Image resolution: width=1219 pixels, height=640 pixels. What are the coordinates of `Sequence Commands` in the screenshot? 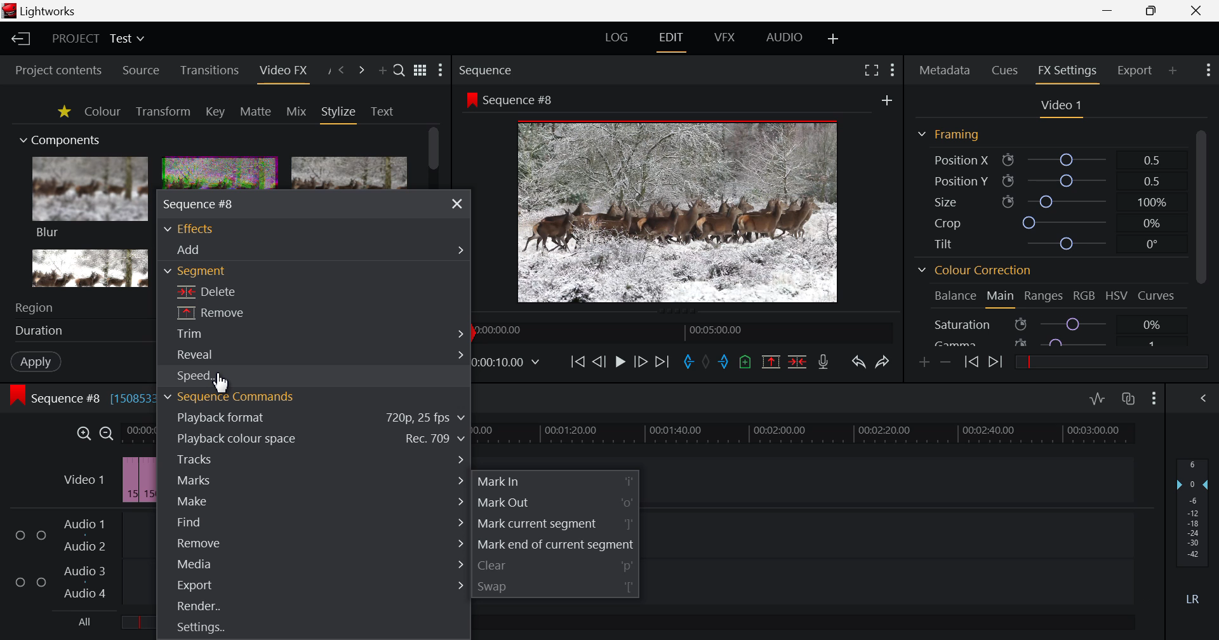 It's located at (230, 397).